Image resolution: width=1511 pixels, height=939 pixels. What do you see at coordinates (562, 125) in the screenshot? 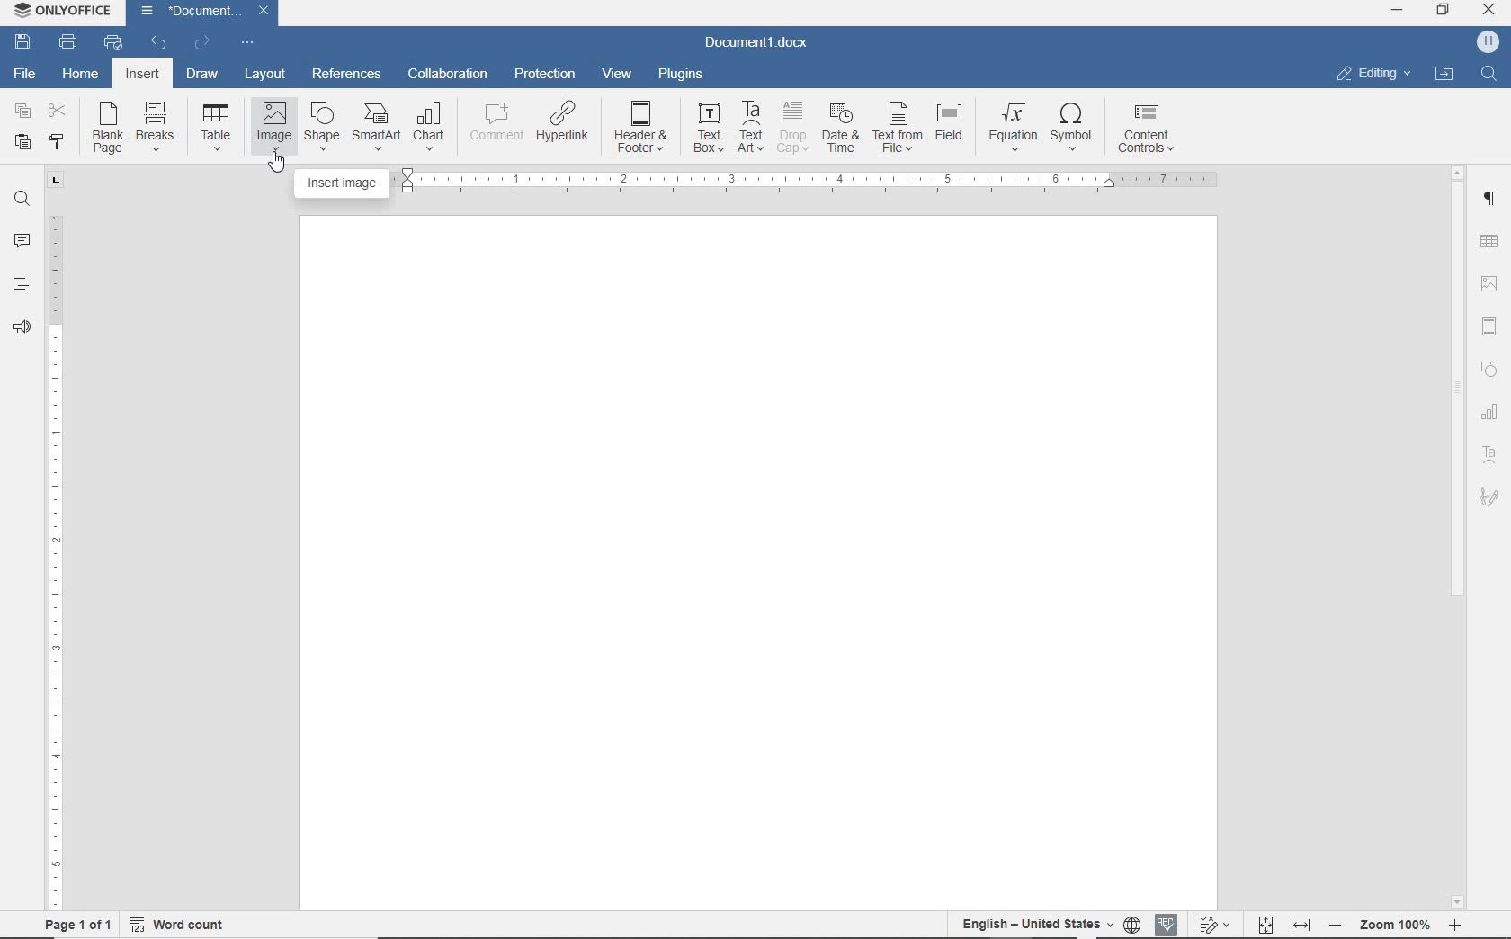
I see `hyperlink` at bounding box center [562, 125].